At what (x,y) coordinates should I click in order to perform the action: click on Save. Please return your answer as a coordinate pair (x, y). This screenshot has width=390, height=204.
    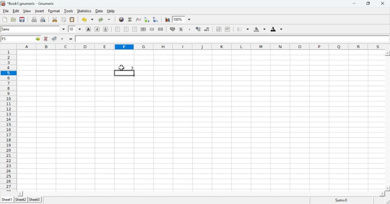
    Looking at the image, I should click on (22, 19).